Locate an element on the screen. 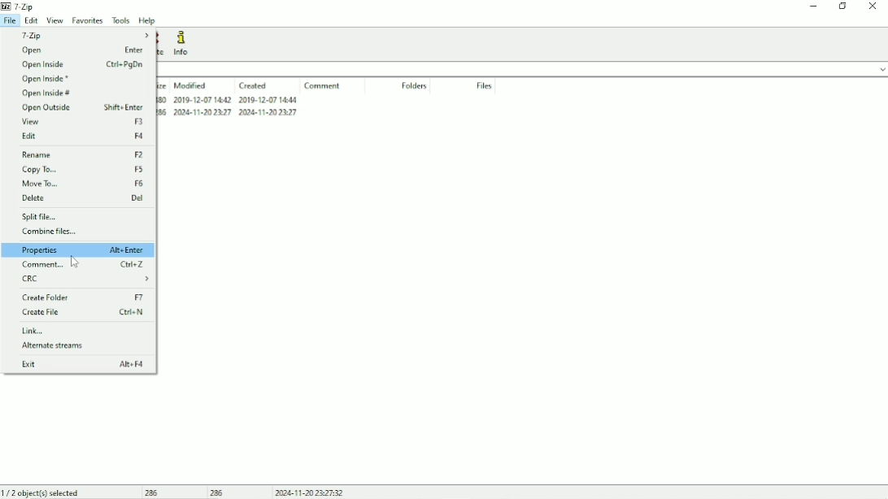 Image resolution: width=888 pixels, height=499 pixels. Move To is located at coordinates (83, 184).